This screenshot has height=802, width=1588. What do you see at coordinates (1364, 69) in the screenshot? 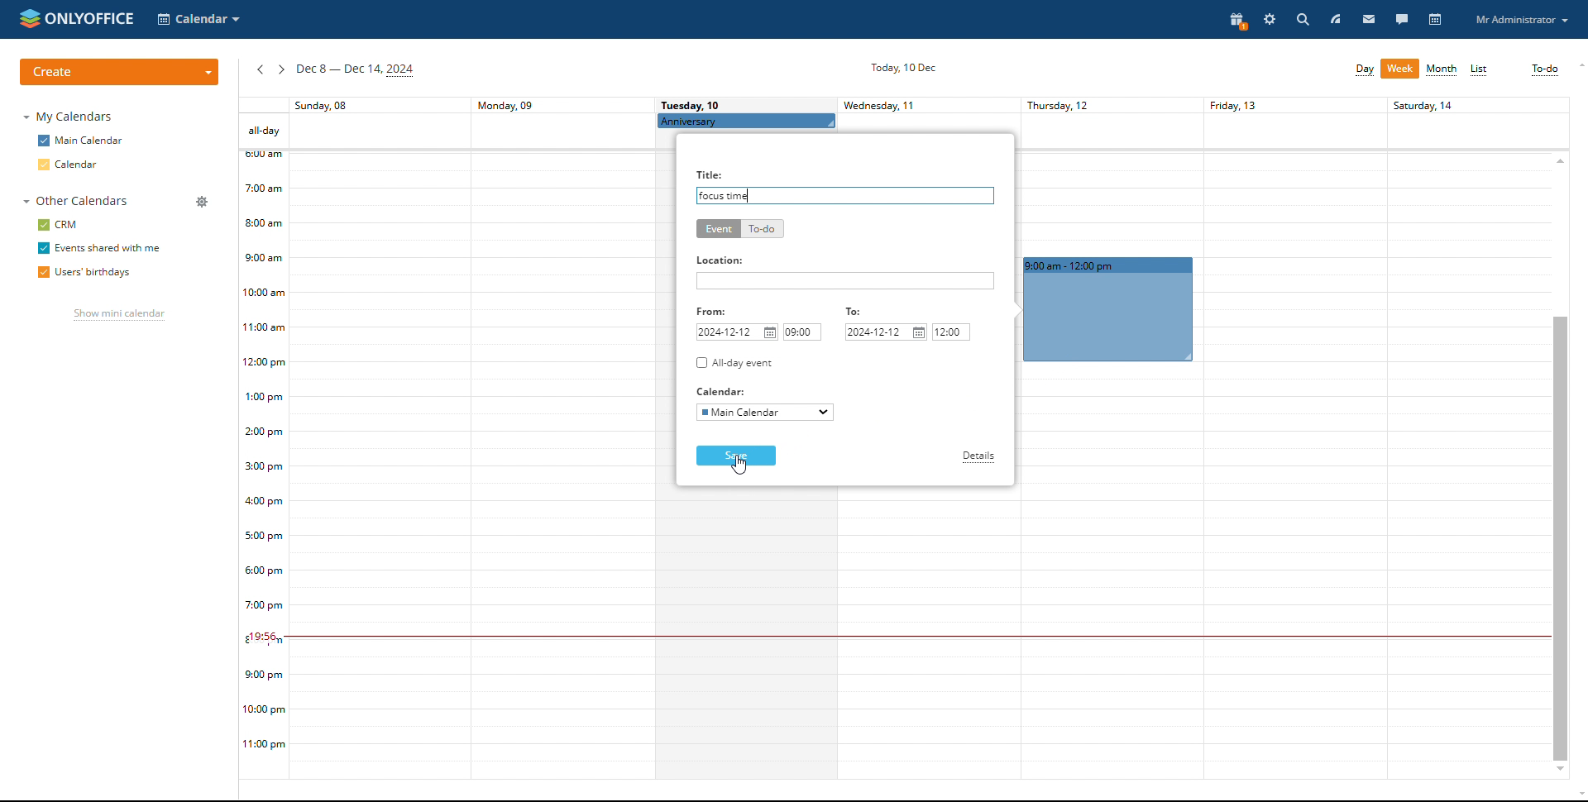
I see `day view` at bounding box center [1364, 69].